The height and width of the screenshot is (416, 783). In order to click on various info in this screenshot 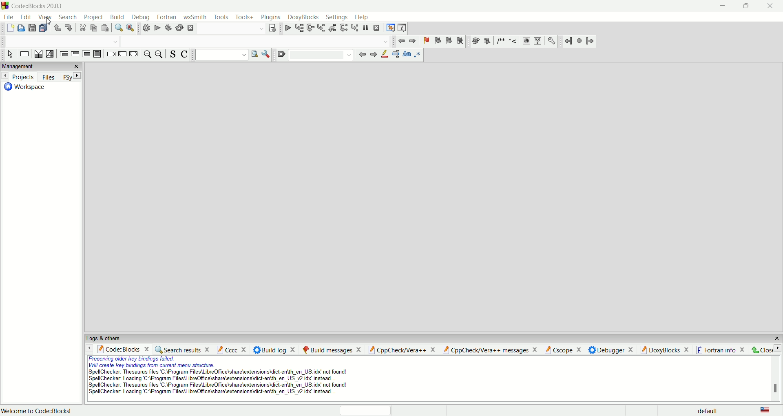, I will do `click(402, 28)`.